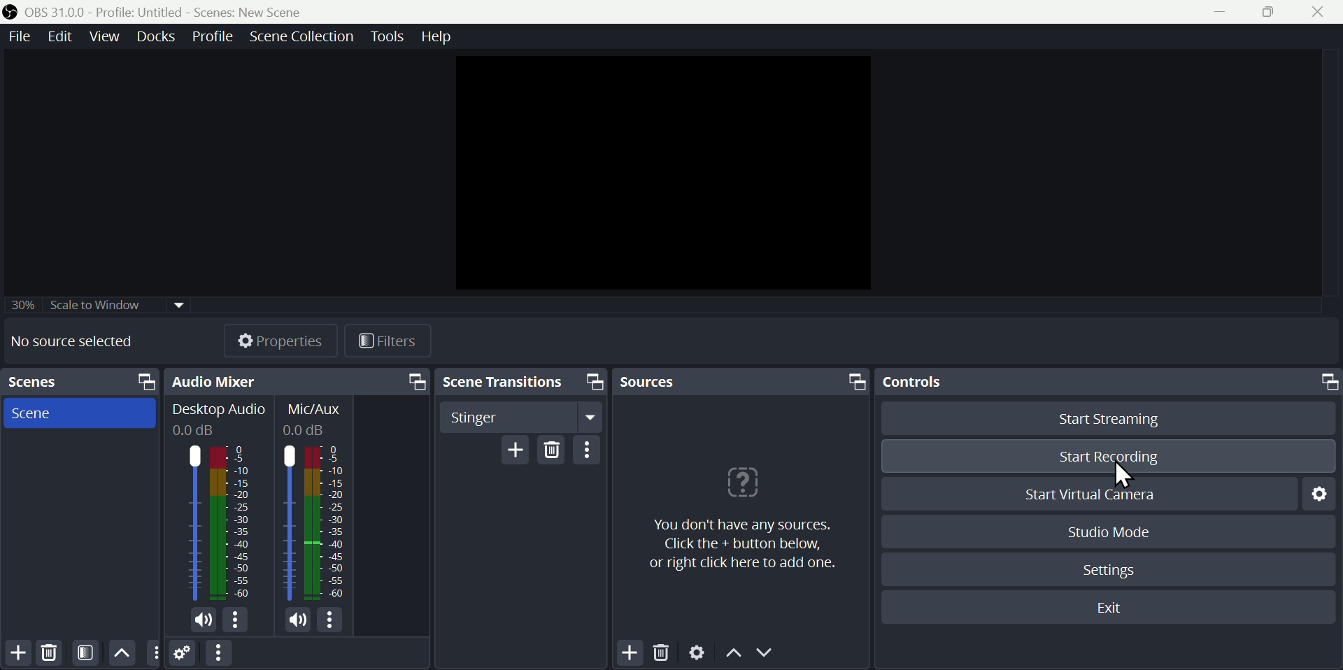 Image resolution: width=1343 pixels, height=670 pixels. Describe the element at coordinates (294, 621) in the screenshot. I see `speakers` at that location.